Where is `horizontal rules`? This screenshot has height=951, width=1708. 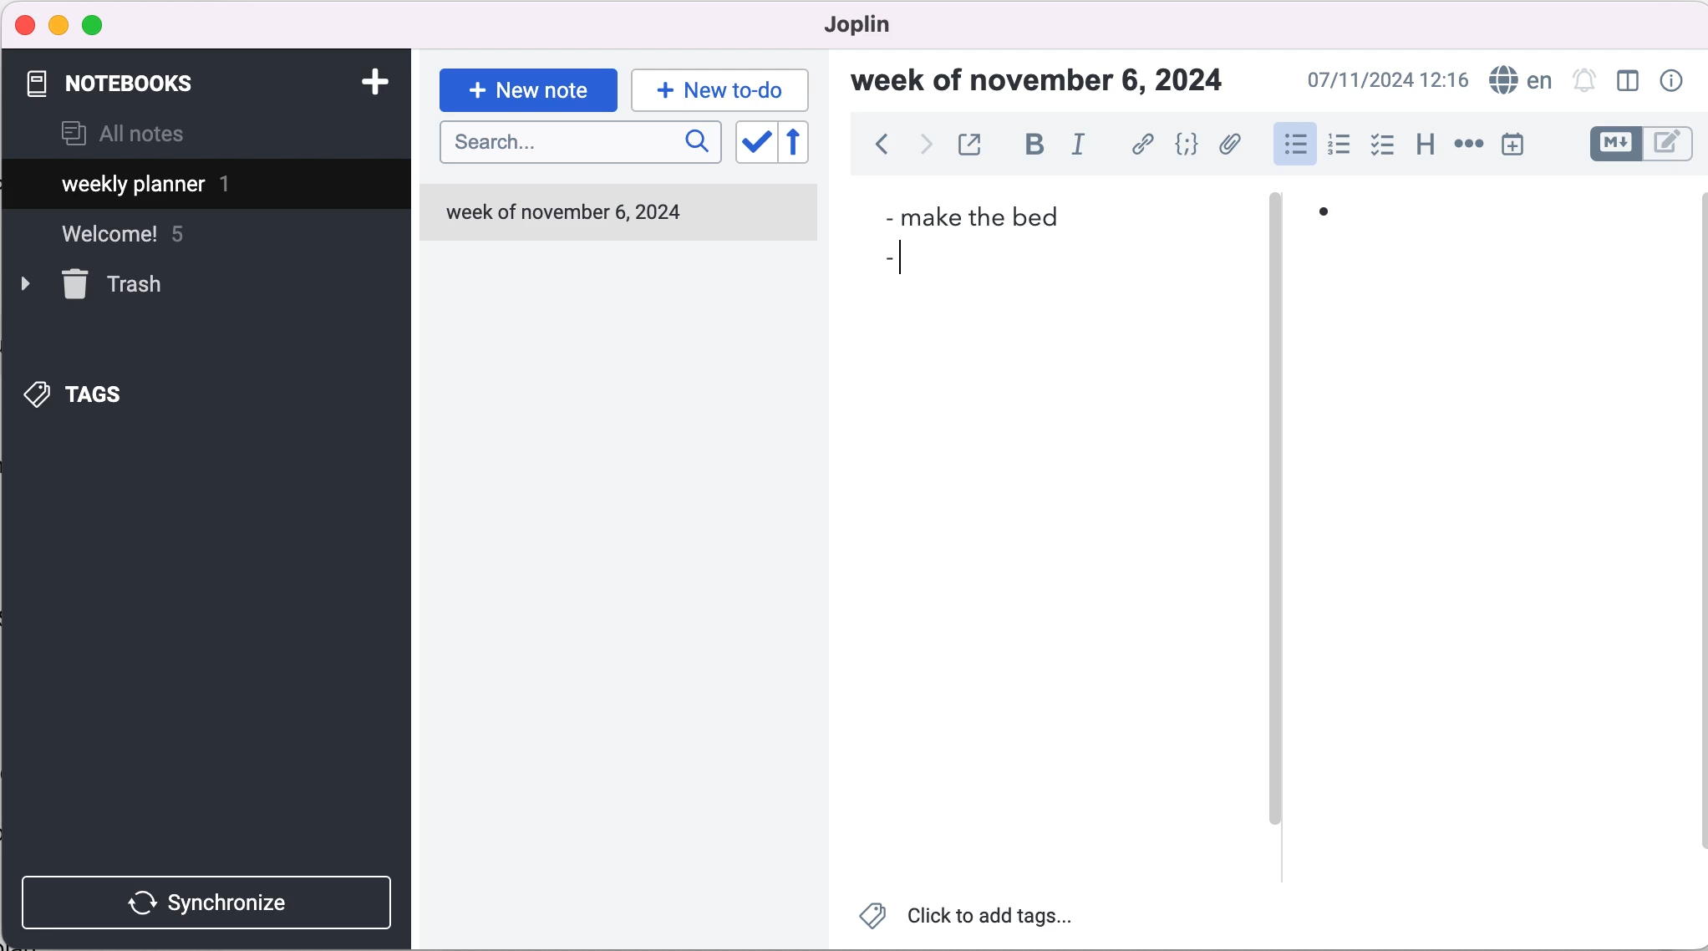
horizontal rules is located at coordinates (1466, 145).